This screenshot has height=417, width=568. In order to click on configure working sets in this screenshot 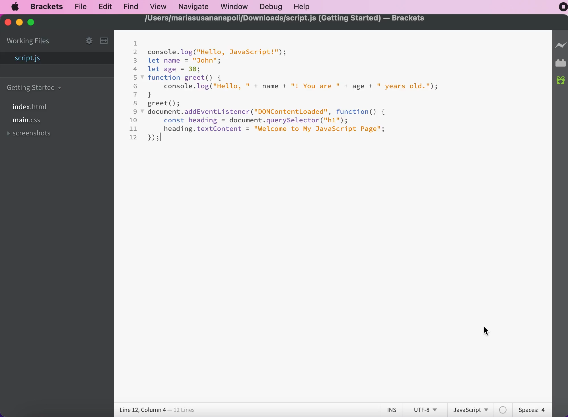, I will do `click(84, 40)`.